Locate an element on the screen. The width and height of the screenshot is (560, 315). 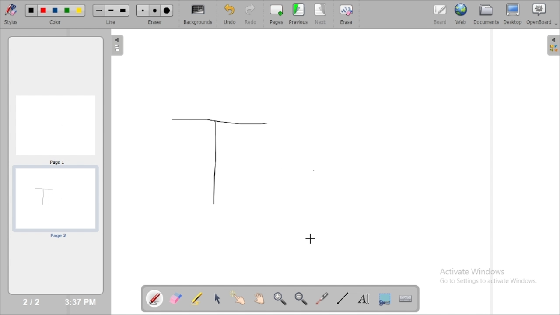
cursor is located at coordinates (311, 238).